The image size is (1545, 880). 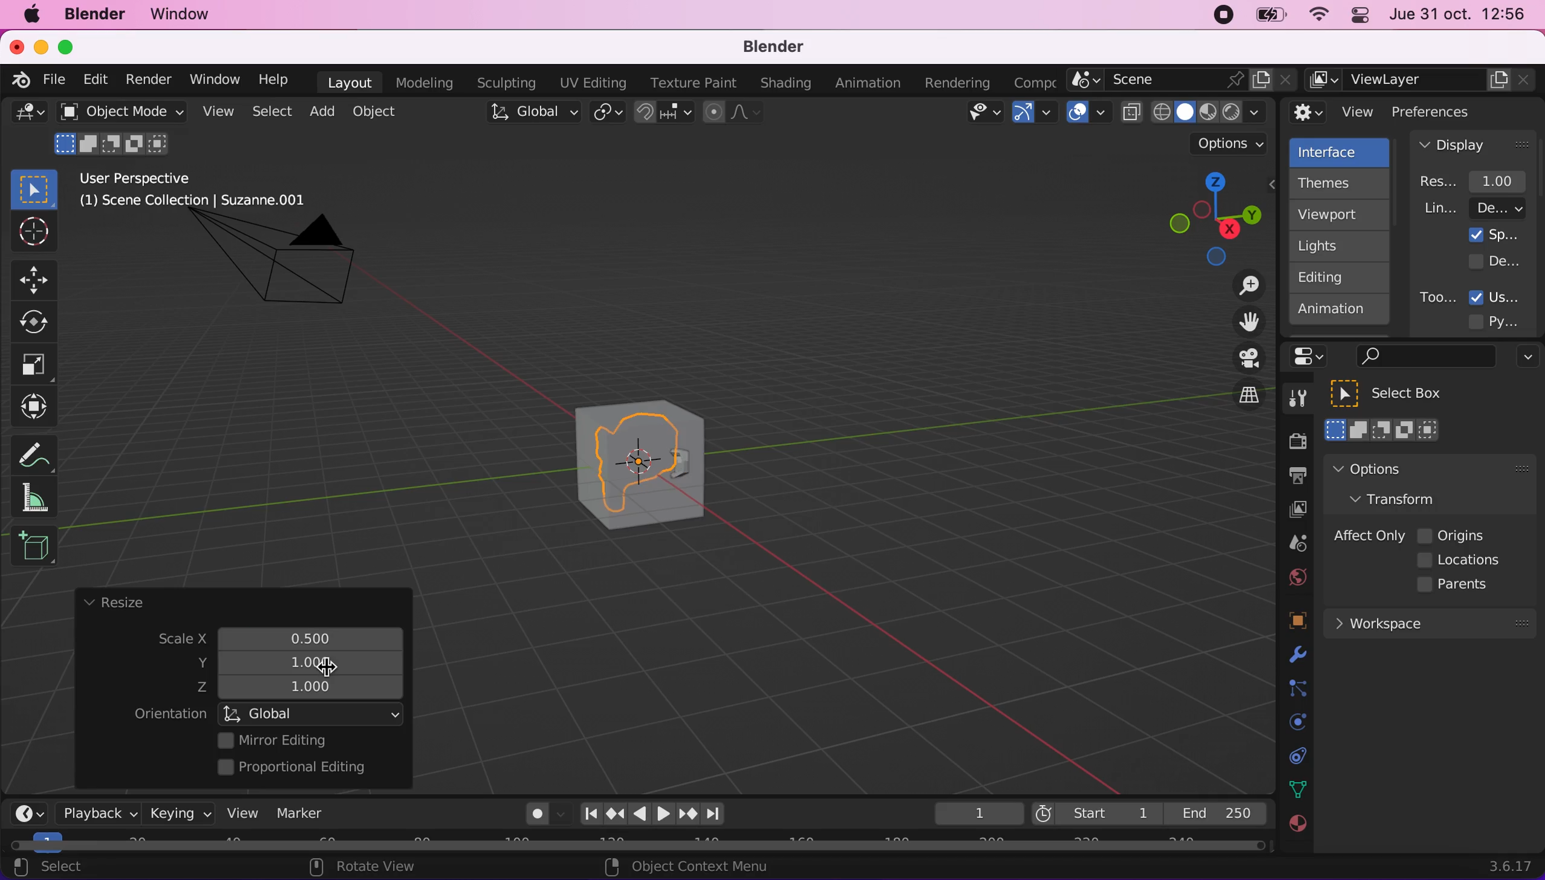 What do you see at coordinates (587, 814) in the screenshot?
I see `jump to end point` at bounding box center [587, 814].